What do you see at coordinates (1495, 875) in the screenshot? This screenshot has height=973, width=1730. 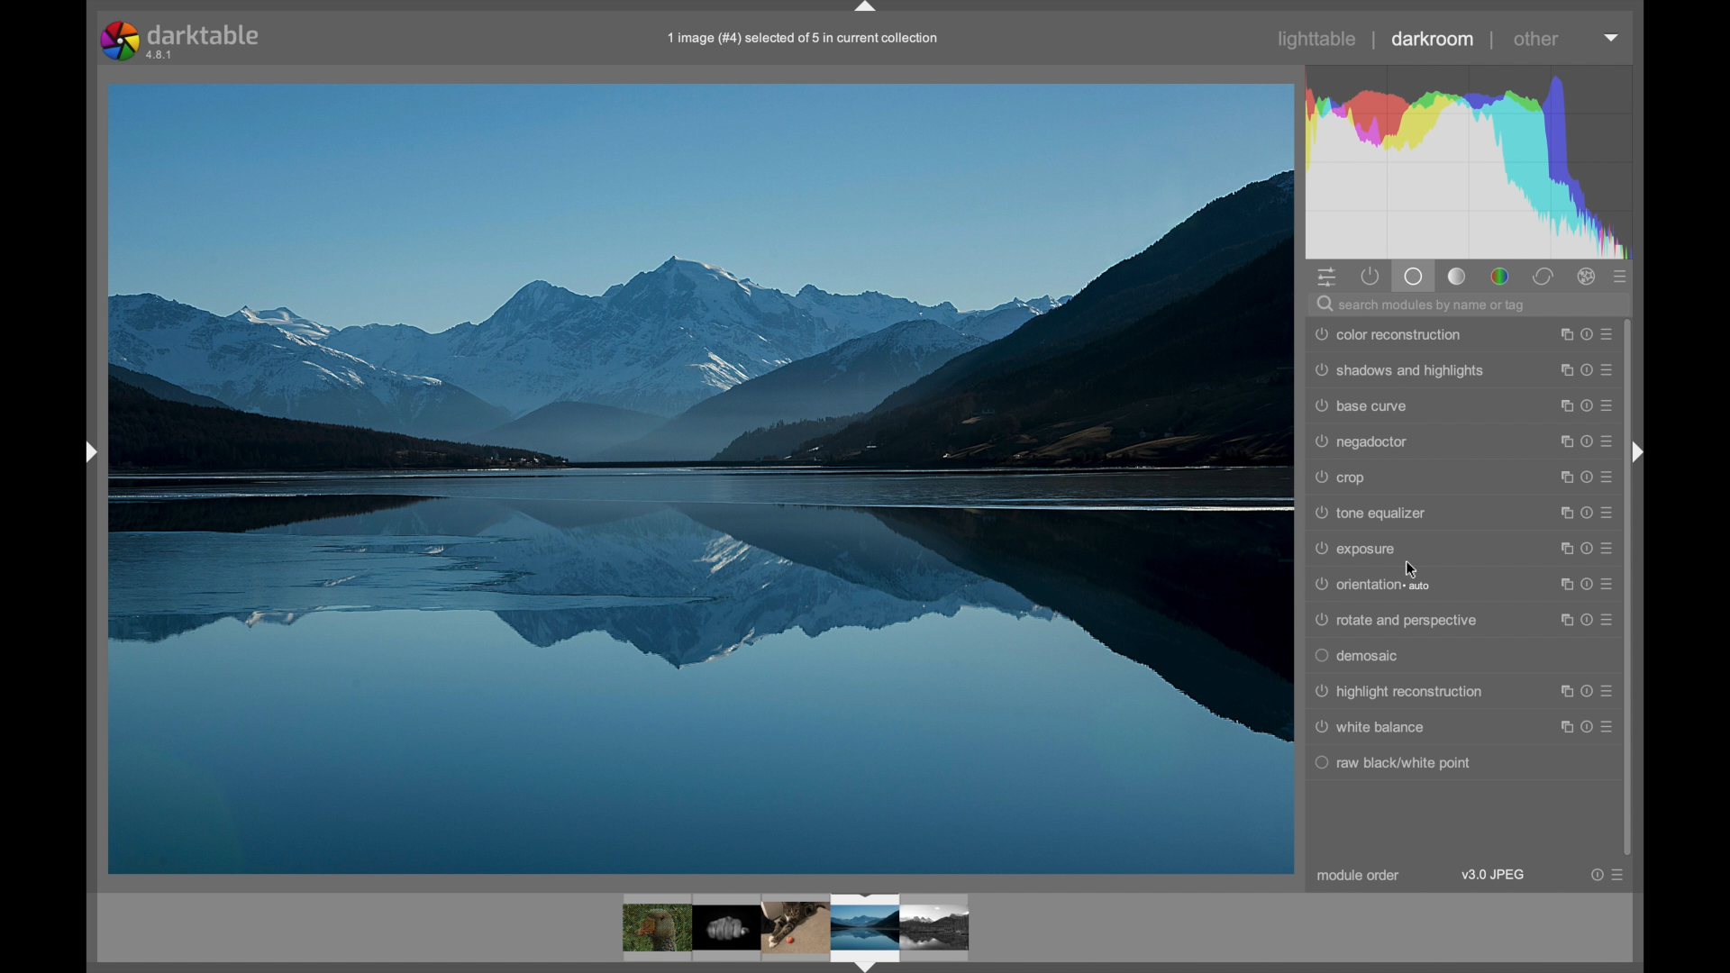 I see `v3.0 jpeg` at bounding box center [1495, 875].